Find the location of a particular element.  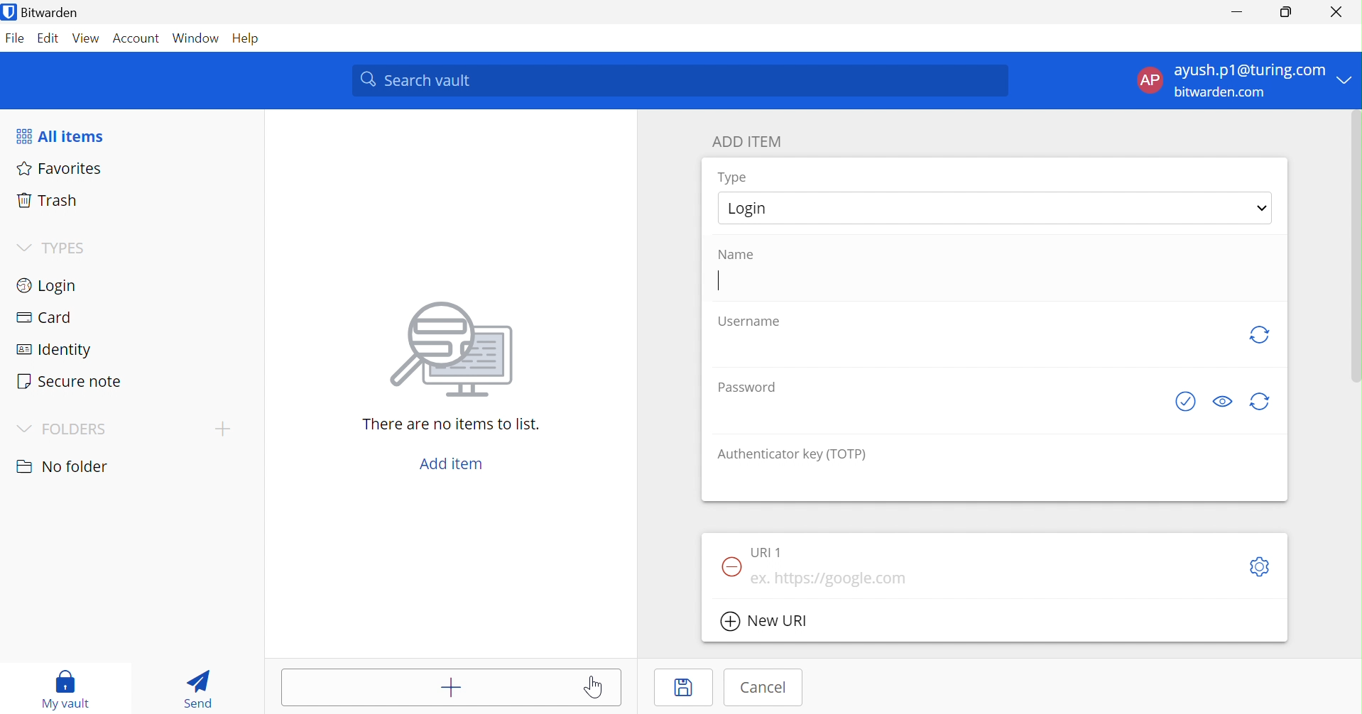

Drop Down is located at coordinates (1348, 79).